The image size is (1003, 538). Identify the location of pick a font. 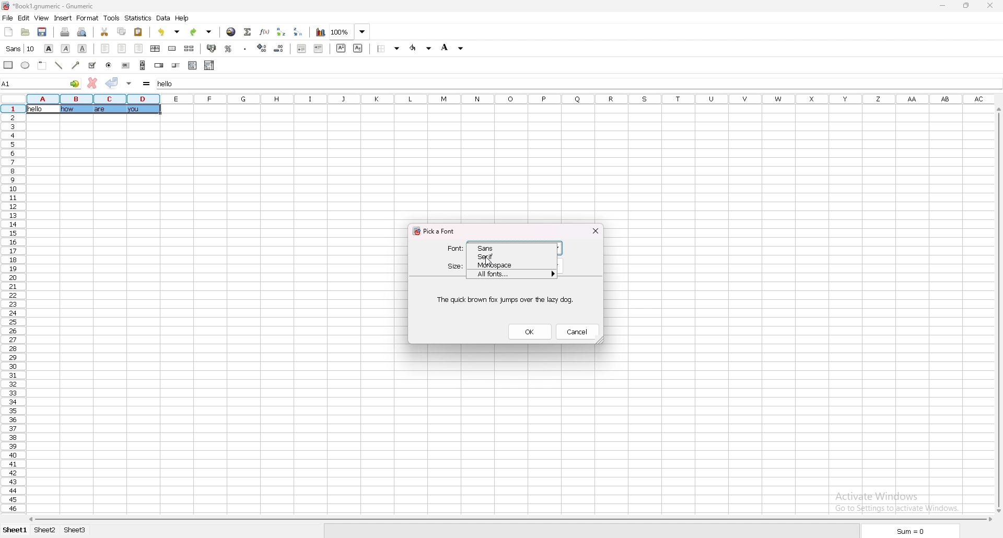
(437, 231).